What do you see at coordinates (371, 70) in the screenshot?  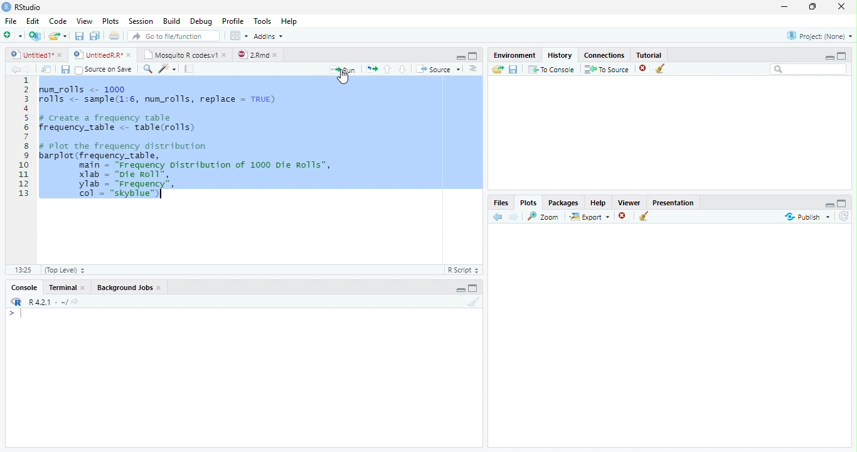 I see `Re run previous code region` at bounding box center [371, 70].